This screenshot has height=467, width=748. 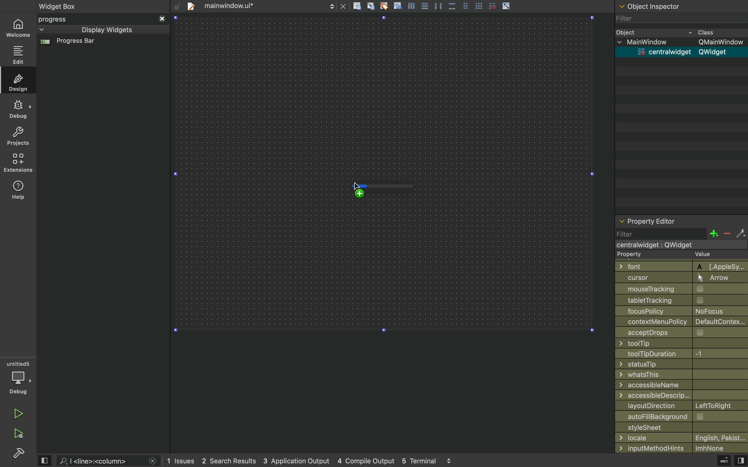 I want to click on run and build, so click(x=18, y=434).